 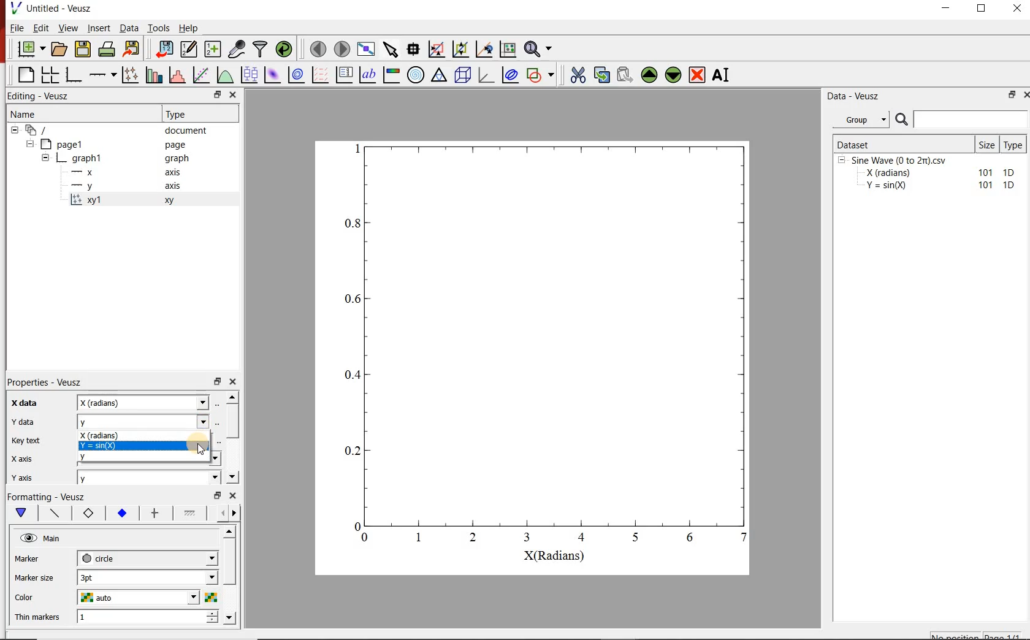 What do you see at coordinates (508, 48) in the screenshot?
I see `click to reset graphs` at bounding box center [508, 48].